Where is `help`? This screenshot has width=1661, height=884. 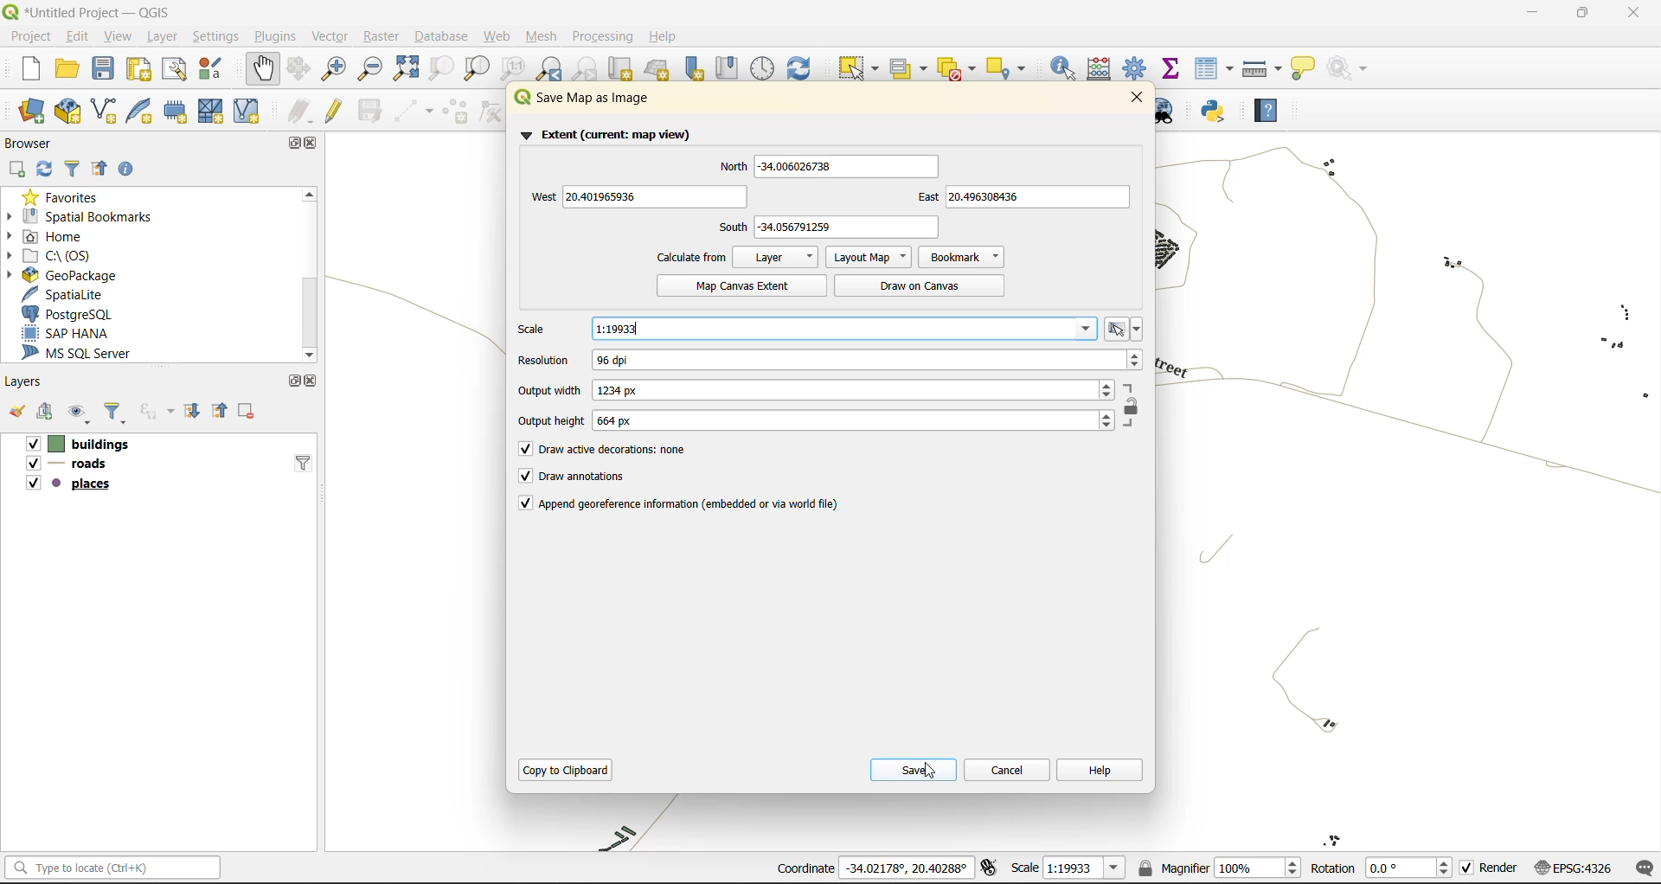 help is located at coordinates (1100, 768).